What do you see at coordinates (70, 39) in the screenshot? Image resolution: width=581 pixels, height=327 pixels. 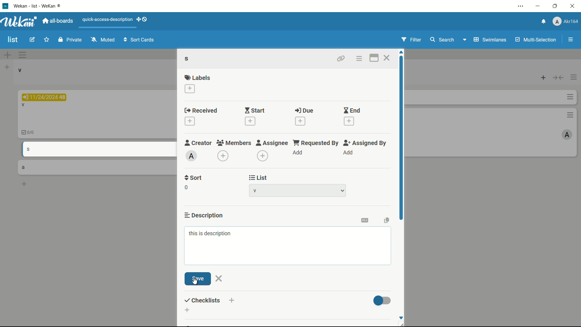 I see `private` at bounding box center [70, 39].